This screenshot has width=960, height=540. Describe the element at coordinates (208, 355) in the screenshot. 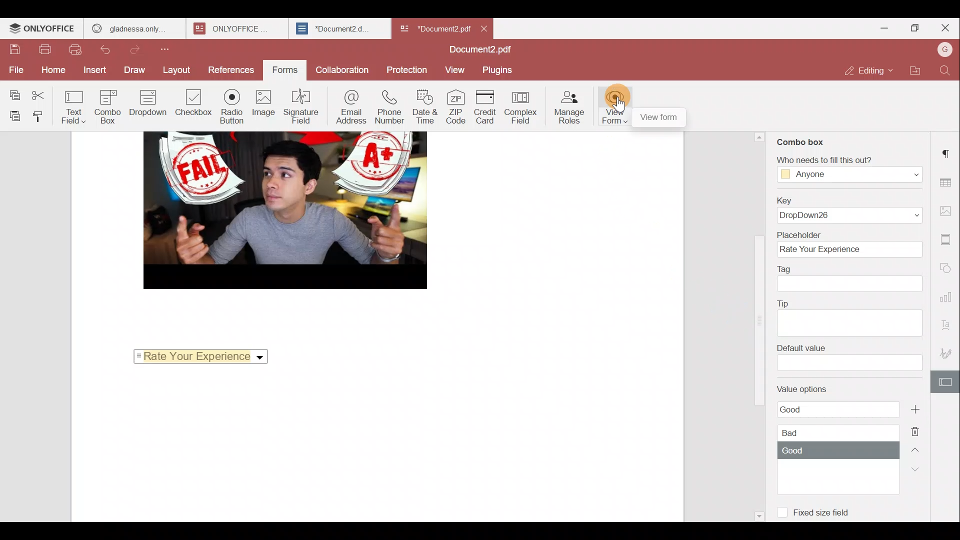

I see `Rate Your Experience ` at that location.